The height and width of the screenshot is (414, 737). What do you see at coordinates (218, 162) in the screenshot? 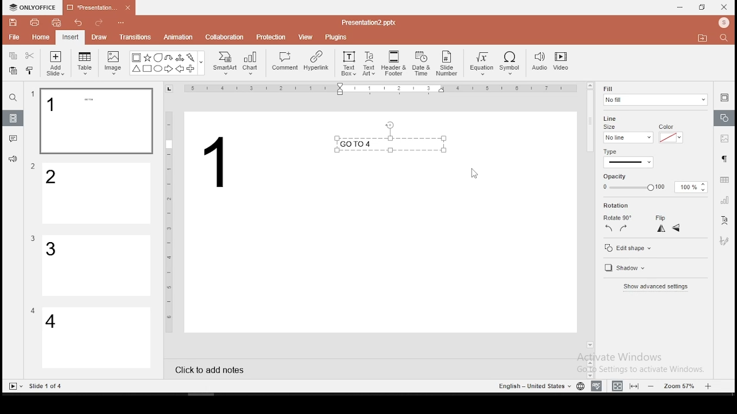
I see `` at bounding box center [218, 162].